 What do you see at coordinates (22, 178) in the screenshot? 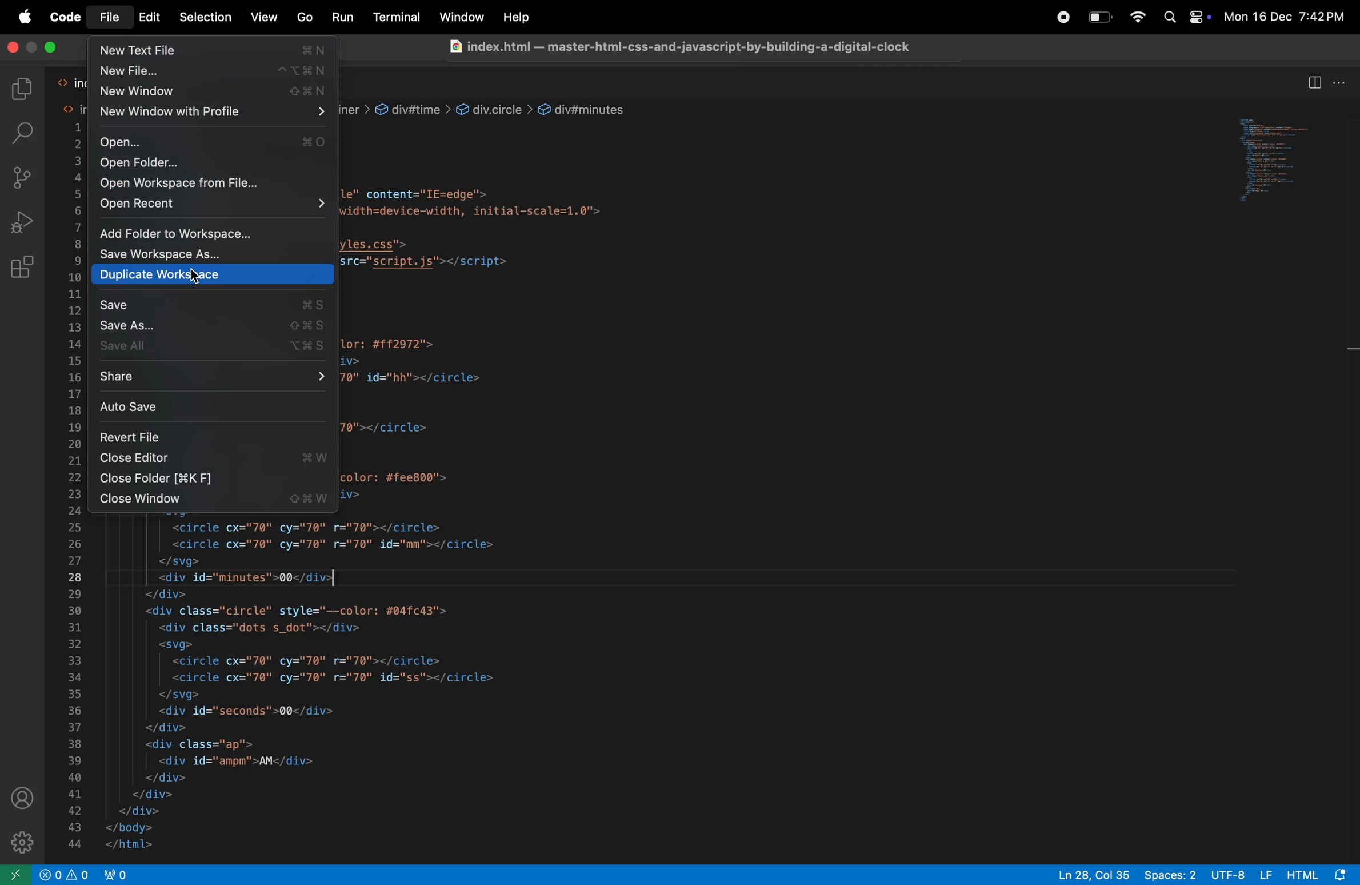
I see `source control` at bounding box center [22, 178].